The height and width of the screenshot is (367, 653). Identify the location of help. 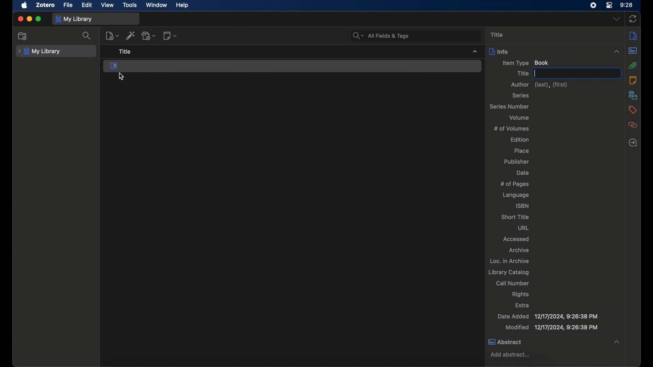
(182, 5).